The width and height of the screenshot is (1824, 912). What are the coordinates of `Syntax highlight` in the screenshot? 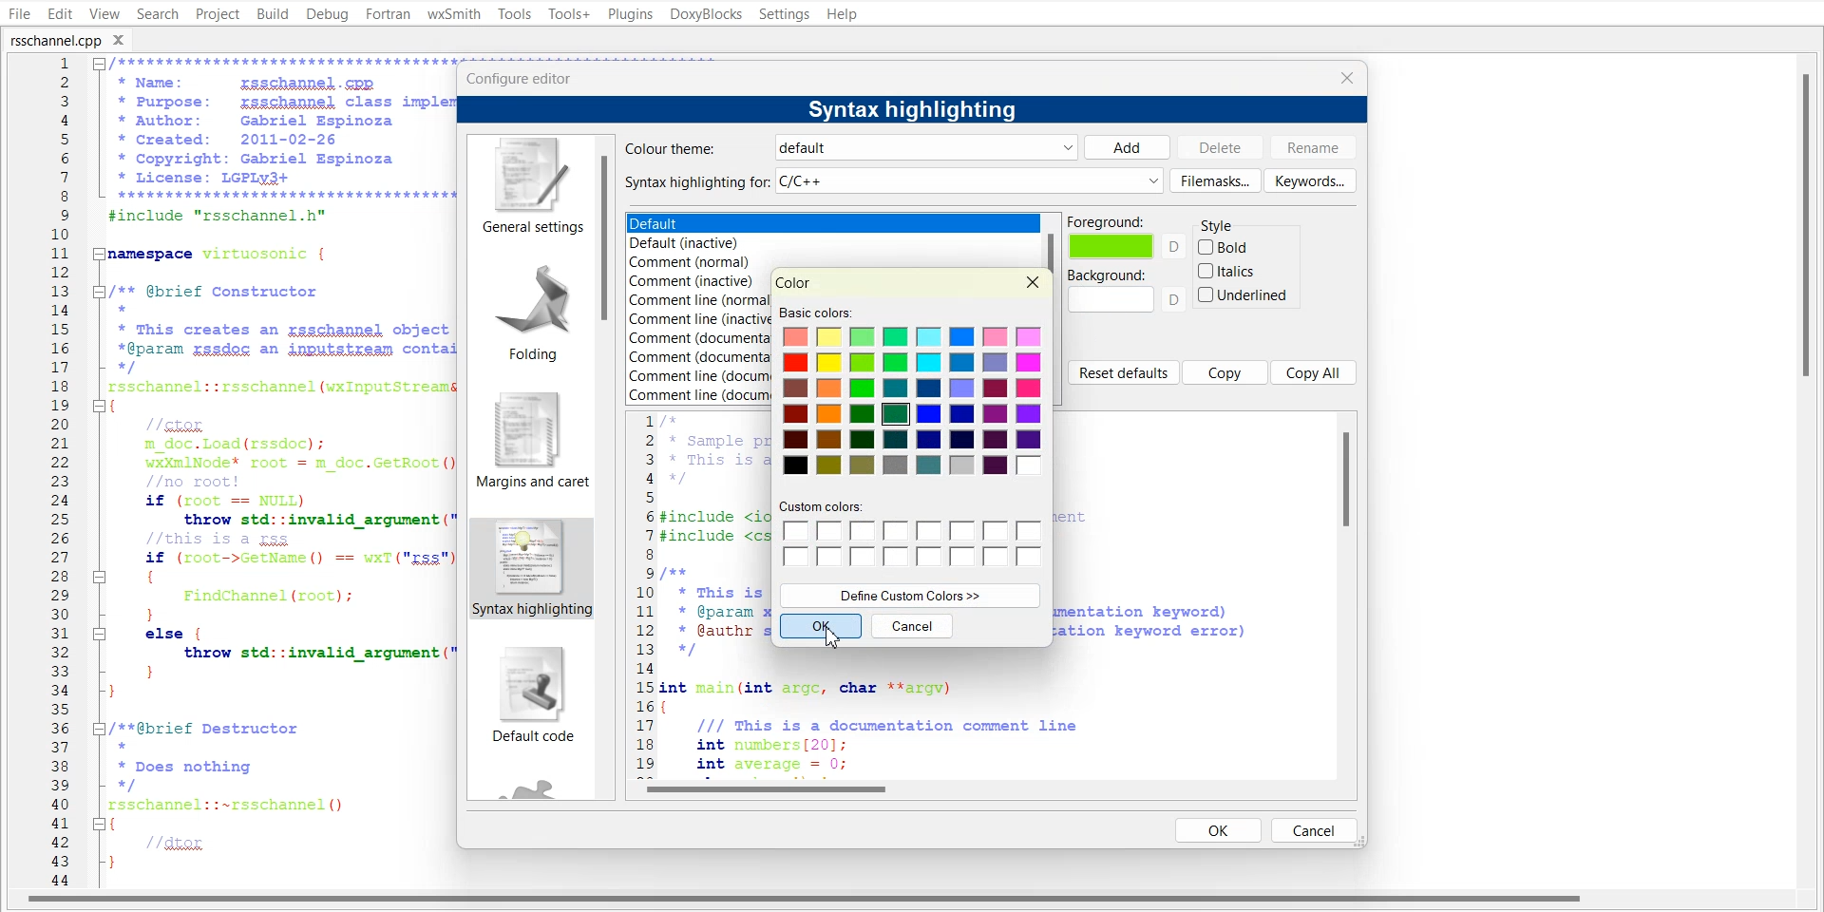 It's located at (529, 569).